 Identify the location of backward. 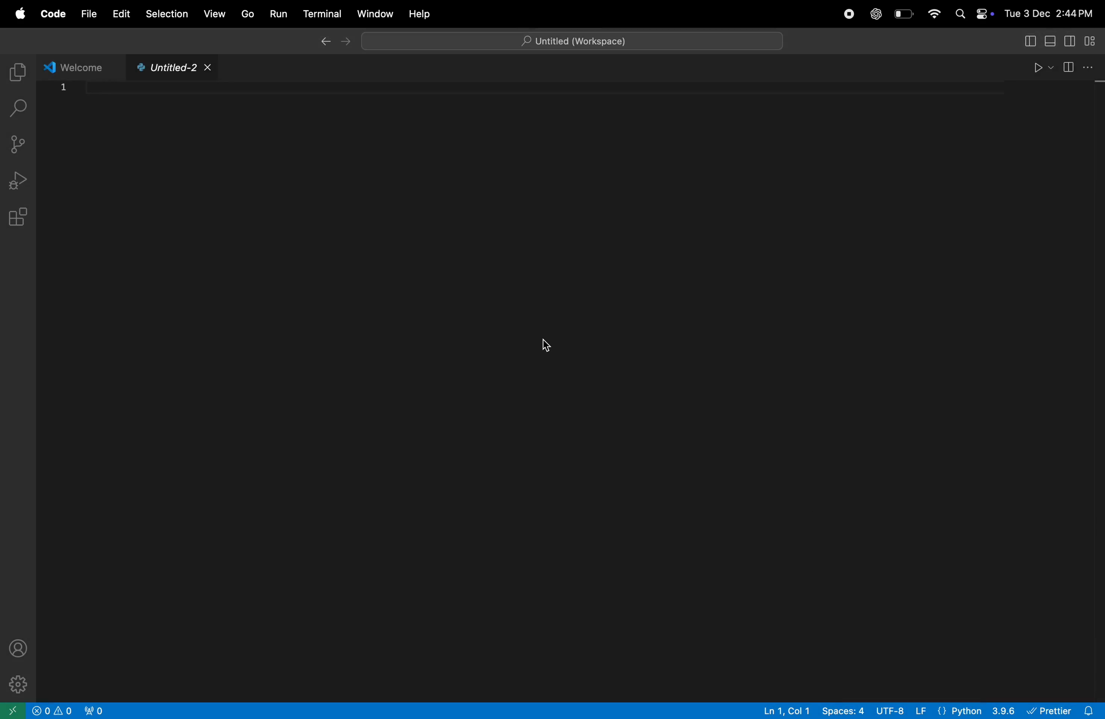
(325, 42).